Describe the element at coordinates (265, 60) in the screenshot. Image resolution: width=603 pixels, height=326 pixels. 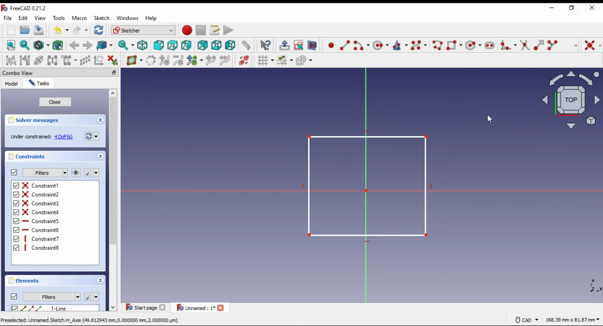
I see `toggle grid` at that location.